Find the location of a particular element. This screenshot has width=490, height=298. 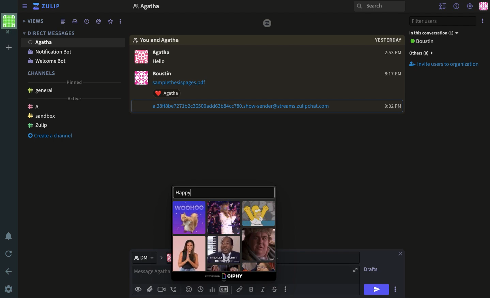

DM is located at coordinates (149, 258).